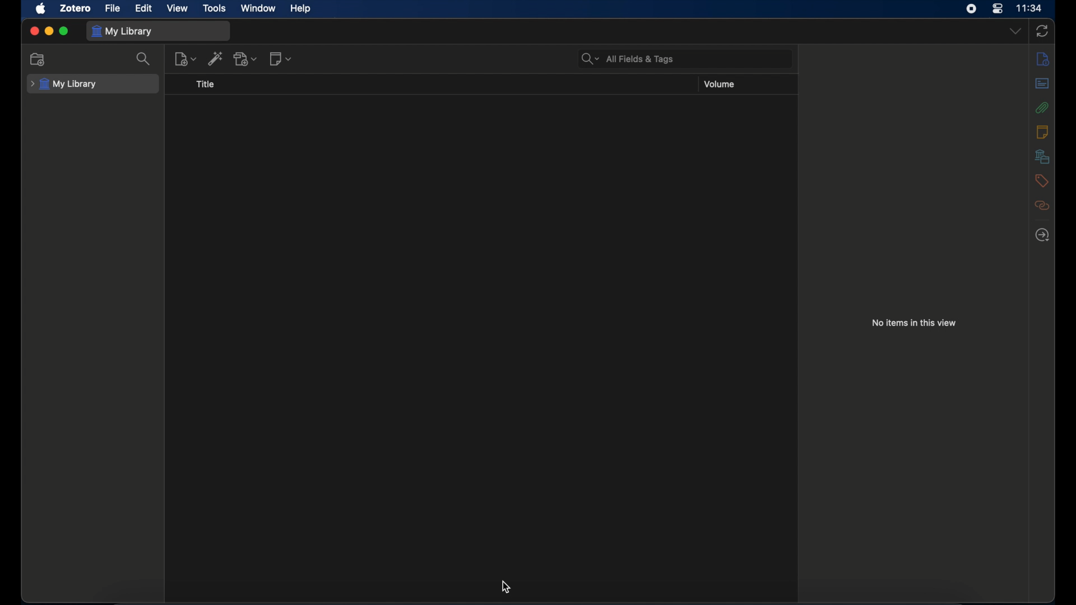 This screenshot has height=605, width=1076. I want to click on no items in this view, so click(912, 322).